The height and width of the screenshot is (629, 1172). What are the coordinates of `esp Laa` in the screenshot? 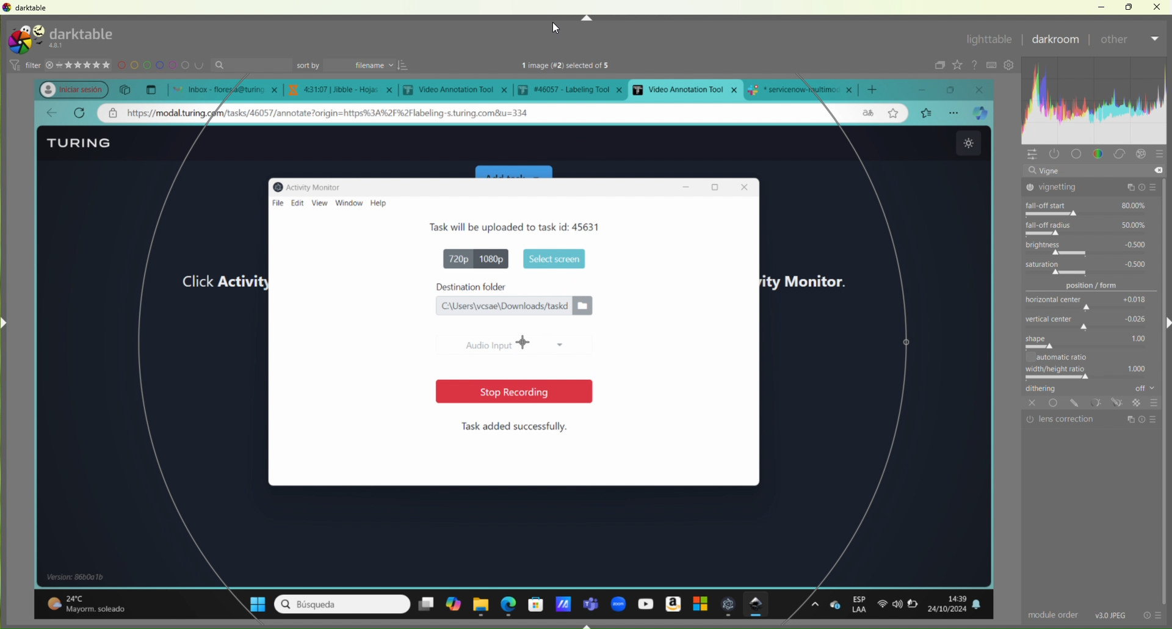 It's located at (860, 605).